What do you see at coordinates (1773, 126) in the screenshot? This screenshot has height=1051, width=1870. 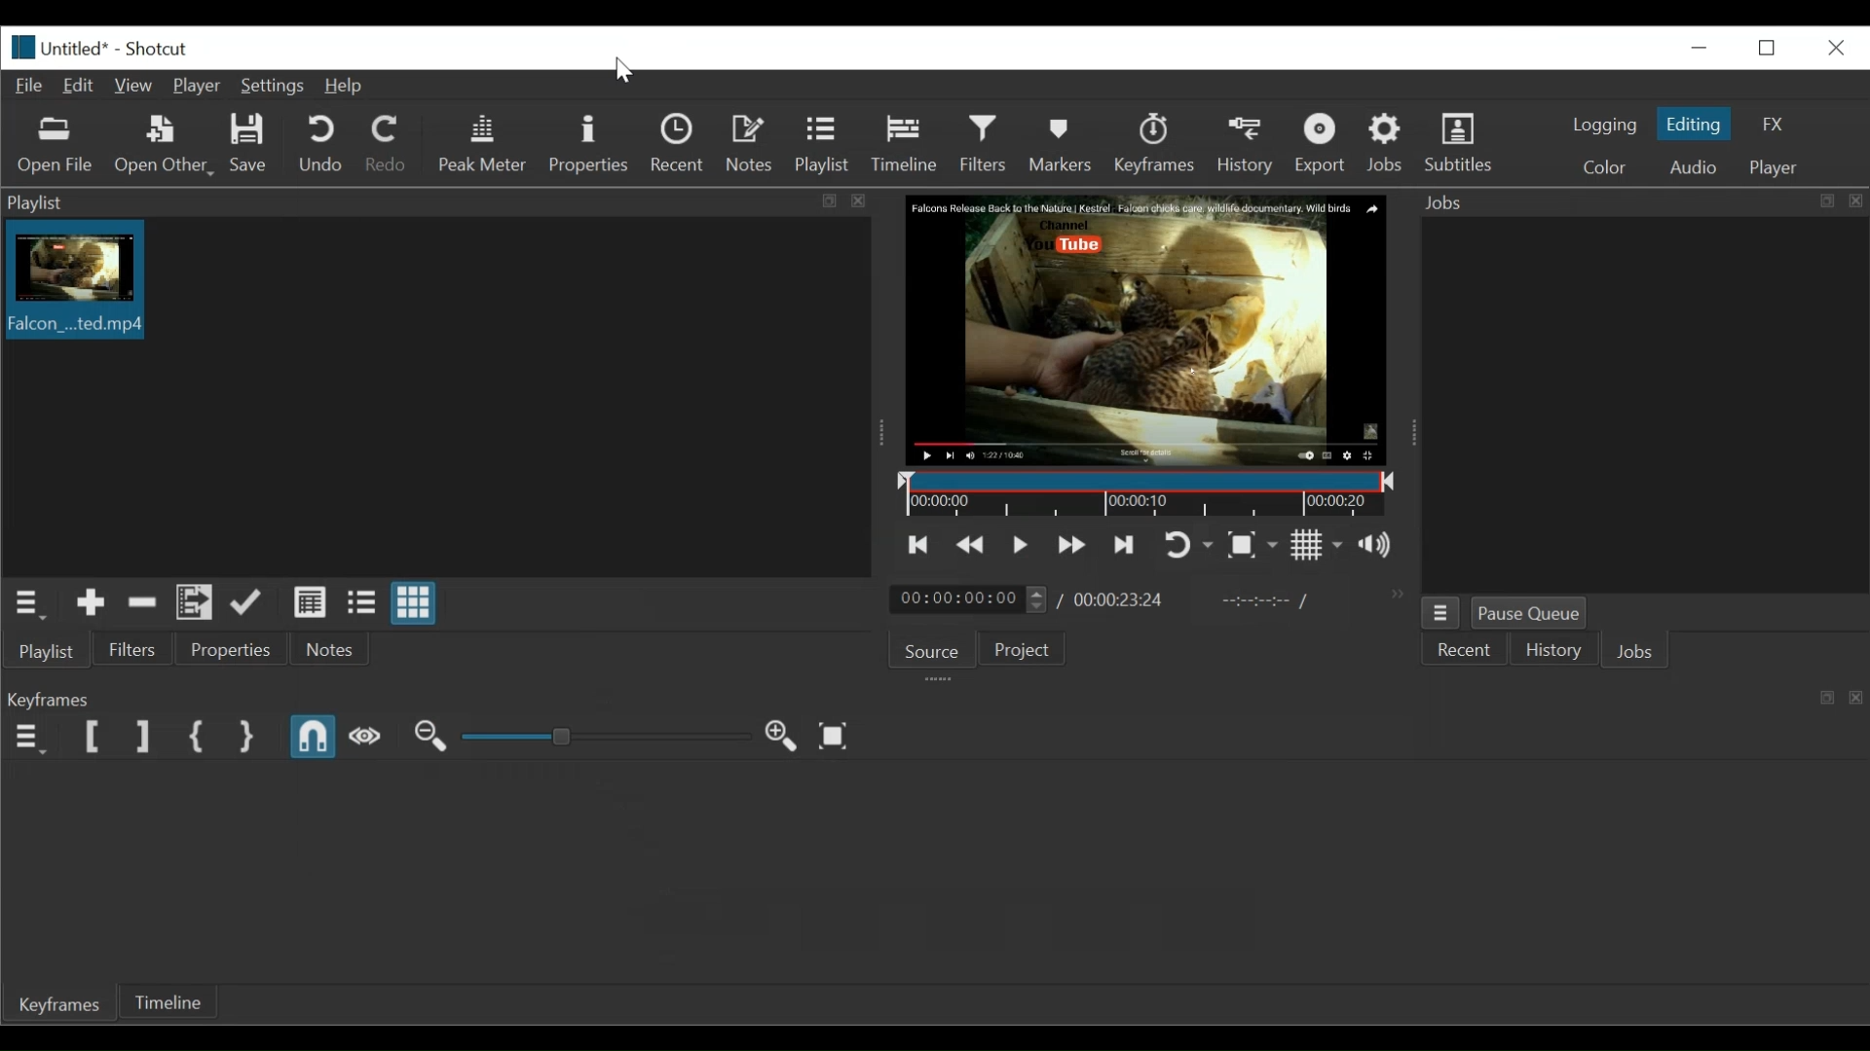 I see `FX` at bounding box center [1773, 126].